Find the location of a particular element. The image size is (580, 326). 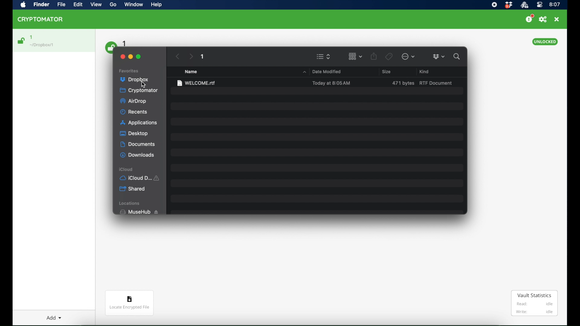

share is located at coordinates (374, 56).